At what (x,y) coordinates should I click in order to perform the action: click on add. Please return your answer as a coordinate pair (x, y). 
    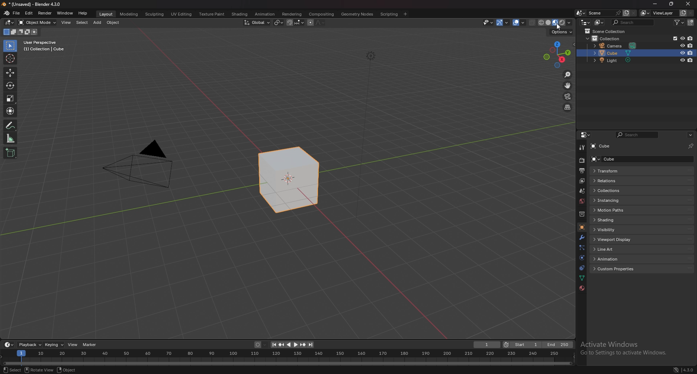
    Looking at the image, I should click on (98, 23).